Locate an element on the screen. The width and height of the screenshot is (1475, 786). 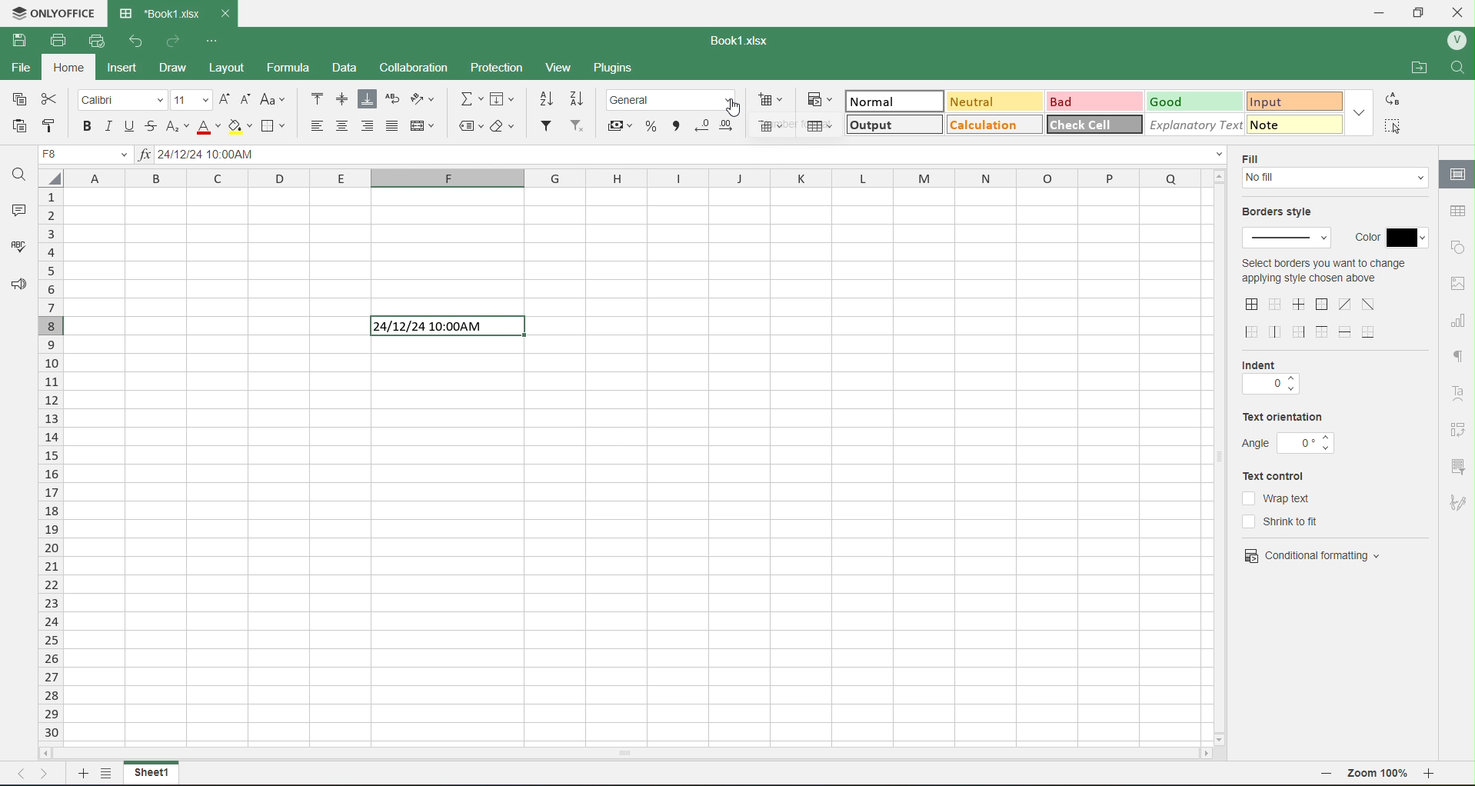
Save is located at coordinates (20, 41).